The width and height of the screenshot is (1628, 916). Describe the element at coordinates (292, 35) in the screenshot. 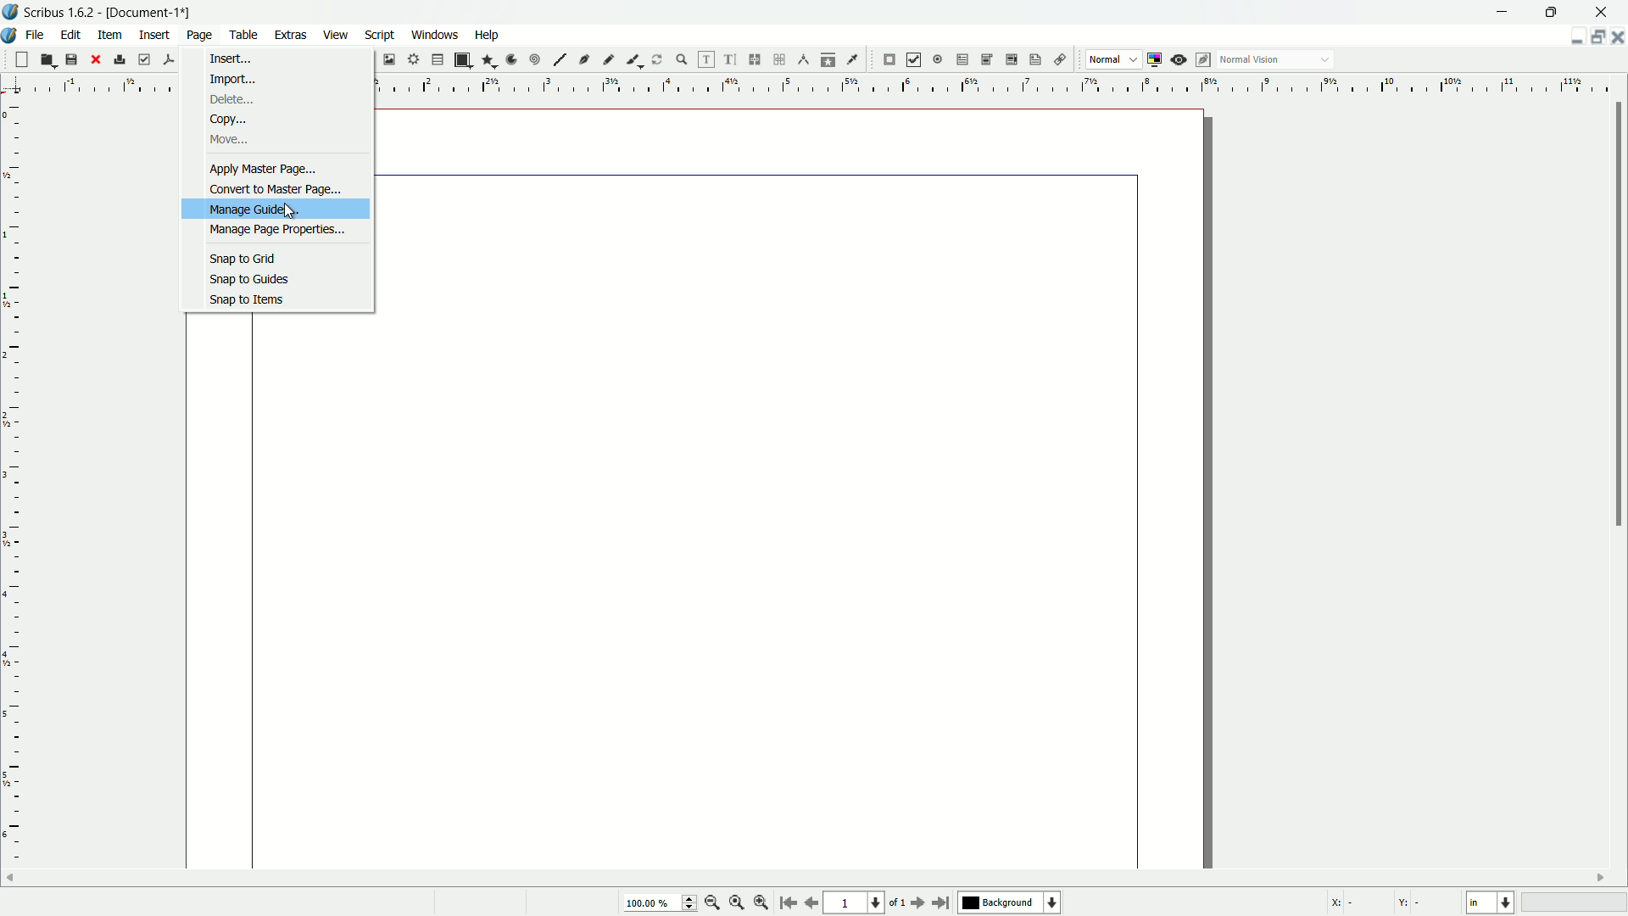

I see `extras menu` at that location.